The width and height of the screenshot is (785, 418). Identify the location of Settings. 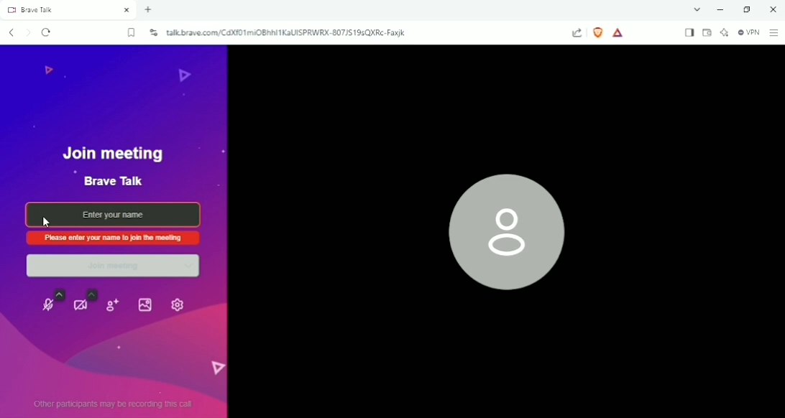
(177, 306).